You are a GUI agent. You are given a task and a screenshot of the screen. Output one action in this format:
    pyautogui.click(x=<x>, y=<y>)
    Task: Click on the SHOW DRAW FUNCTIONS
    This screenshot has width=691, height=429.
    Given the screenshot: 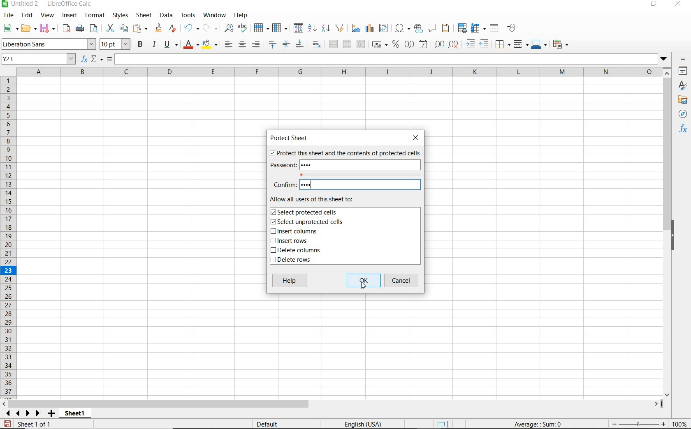 What is the action you would take?
    pyautogui.click(x=511, y=28)
    